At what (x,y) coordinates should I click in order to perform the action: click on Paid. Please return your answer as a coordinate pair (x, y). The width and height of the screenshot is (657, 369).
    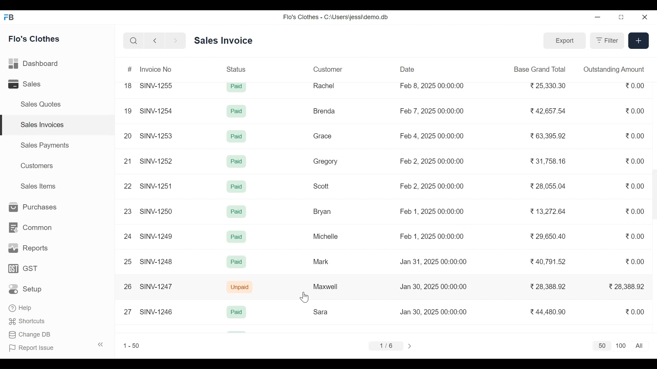
    Looking at the image, I should click on (237, 187).